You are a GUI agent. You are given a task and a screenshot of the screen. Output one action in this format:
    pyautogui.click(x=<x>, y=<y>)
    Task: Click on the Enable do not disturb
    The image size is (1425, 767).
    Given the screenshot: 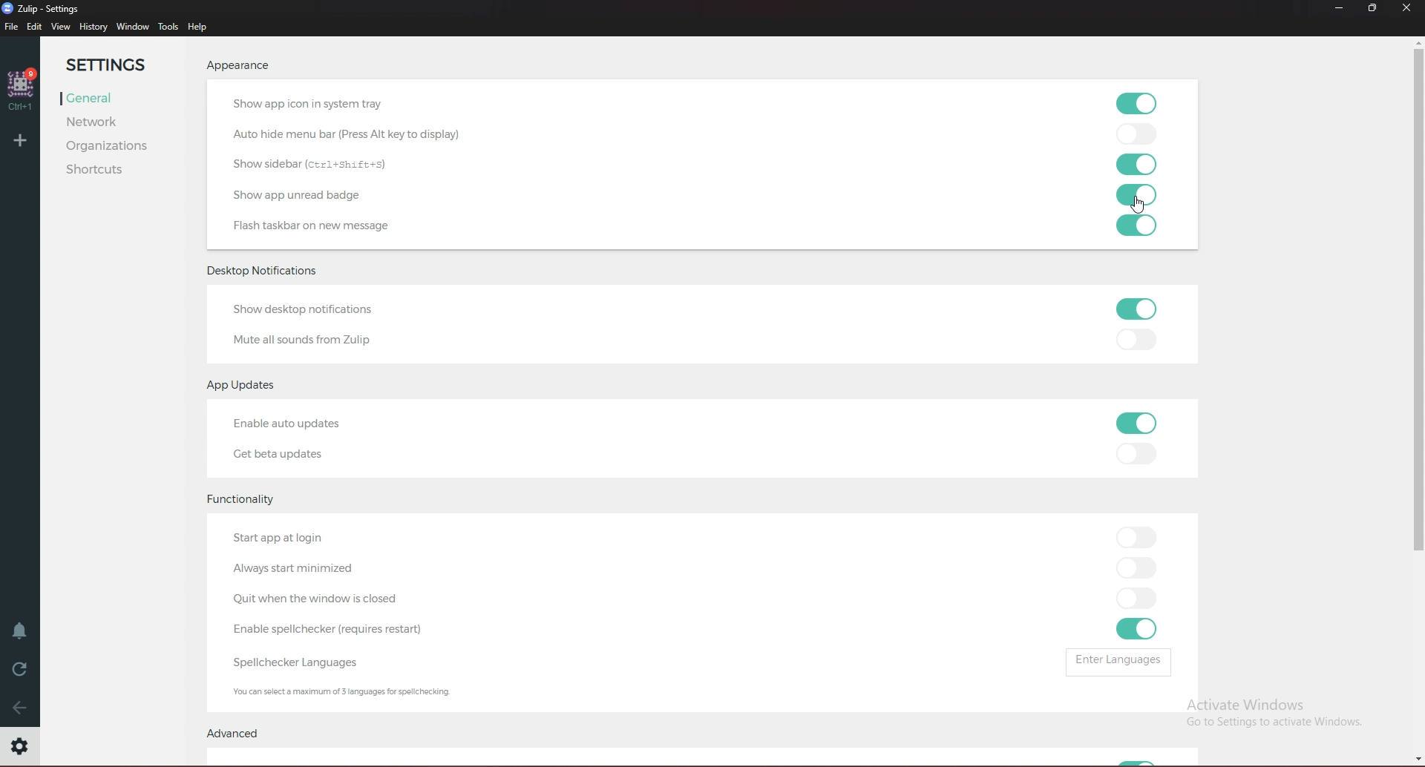 What is the action you would take?
    pyautogui.click(x=20, y=632)
    